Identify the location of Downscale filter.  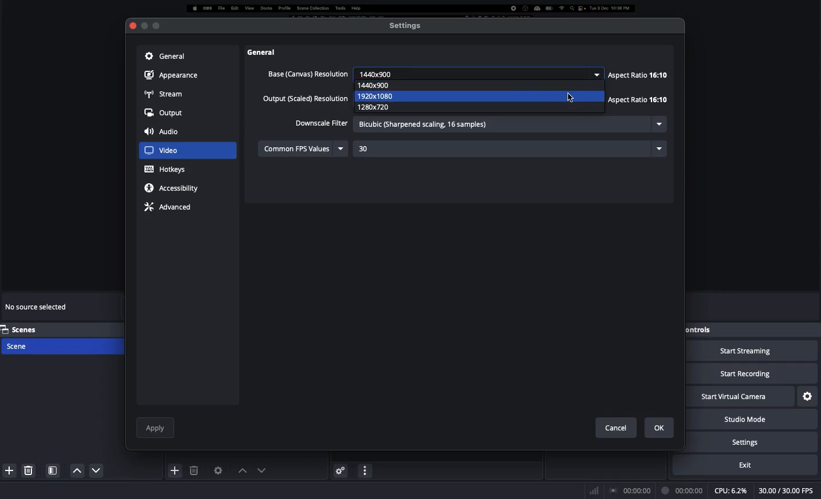
(321, 122).